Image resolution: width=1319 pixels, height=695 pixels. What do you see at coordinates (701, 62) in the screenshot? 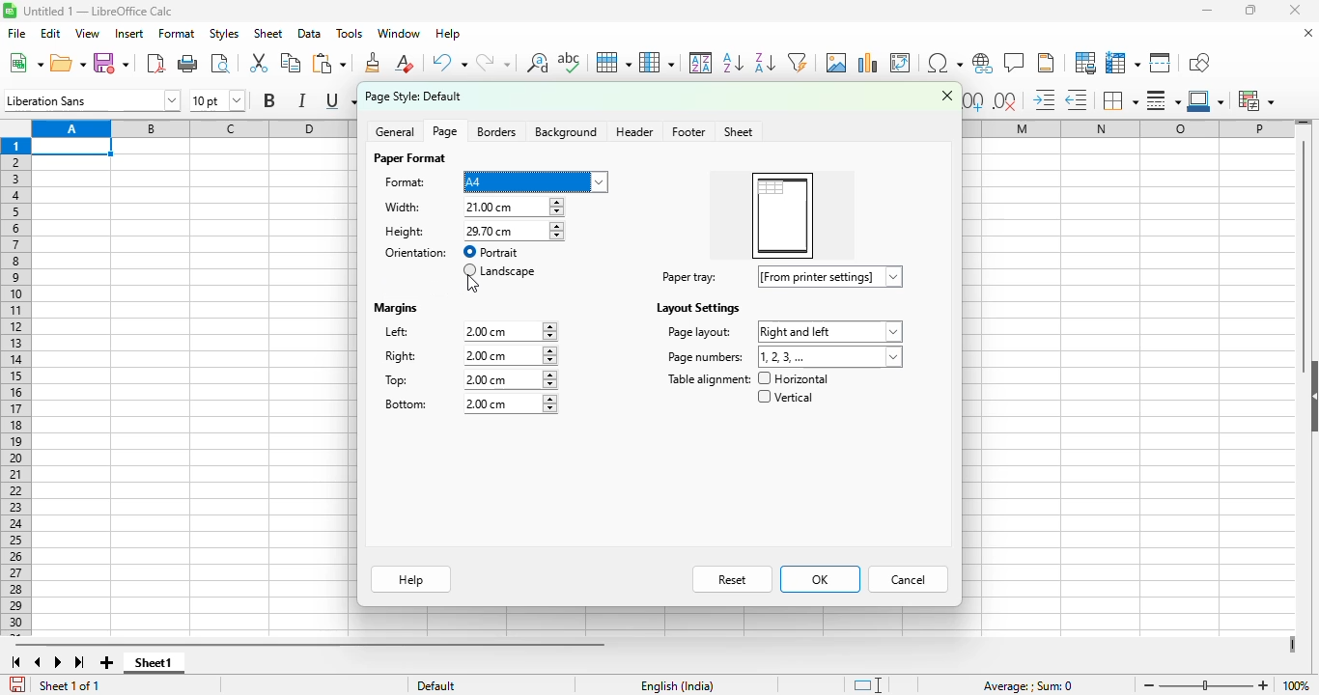
I see `sort` at bounding box center [701, 62].